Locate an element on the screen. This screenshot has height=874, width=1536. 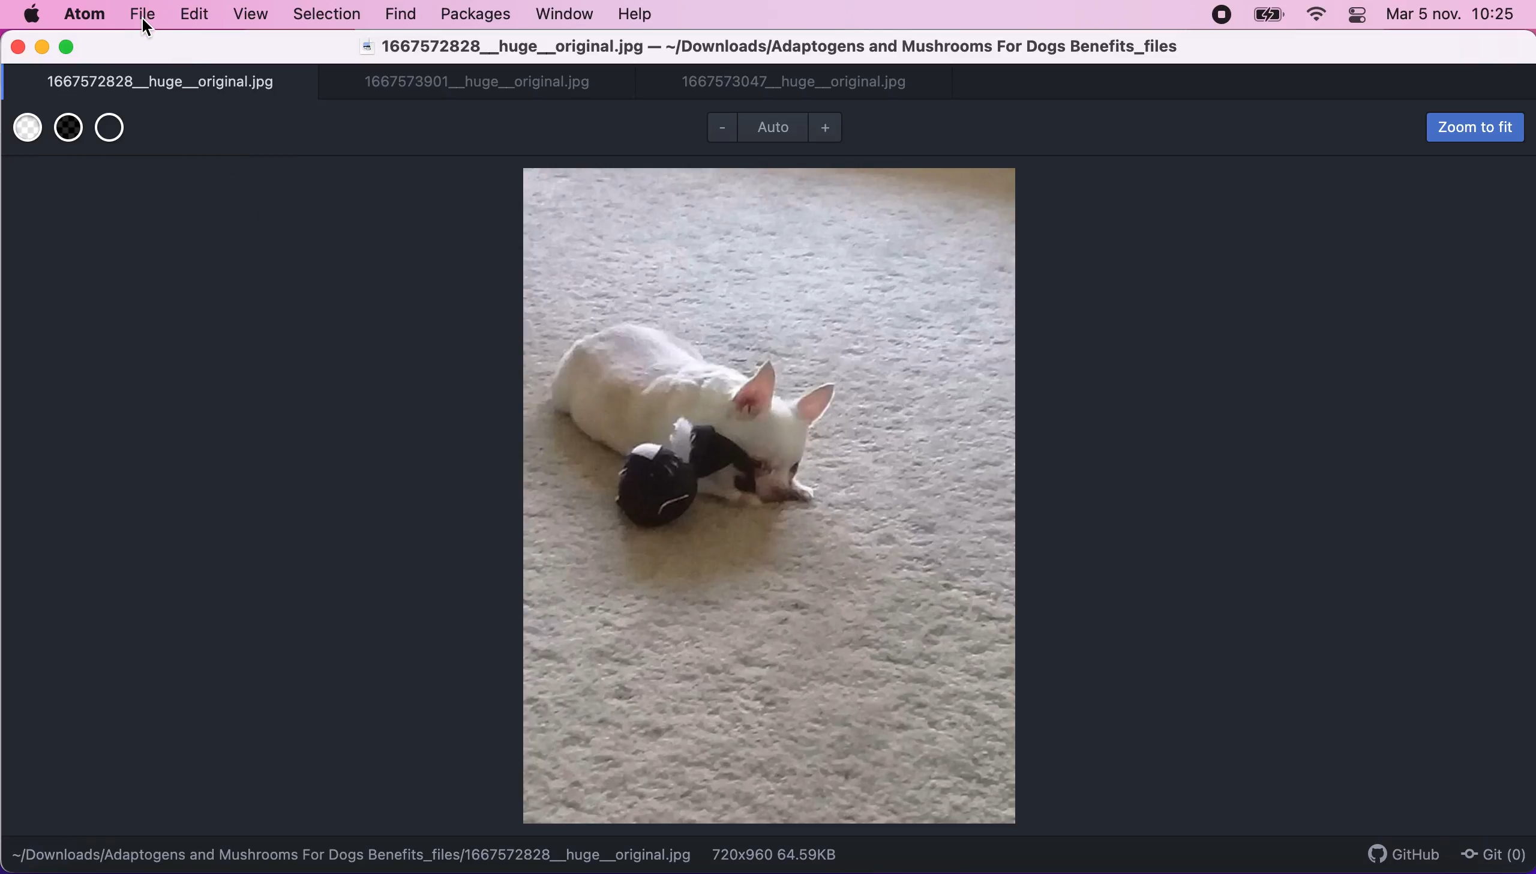
find is located at coordinates (404, 14).